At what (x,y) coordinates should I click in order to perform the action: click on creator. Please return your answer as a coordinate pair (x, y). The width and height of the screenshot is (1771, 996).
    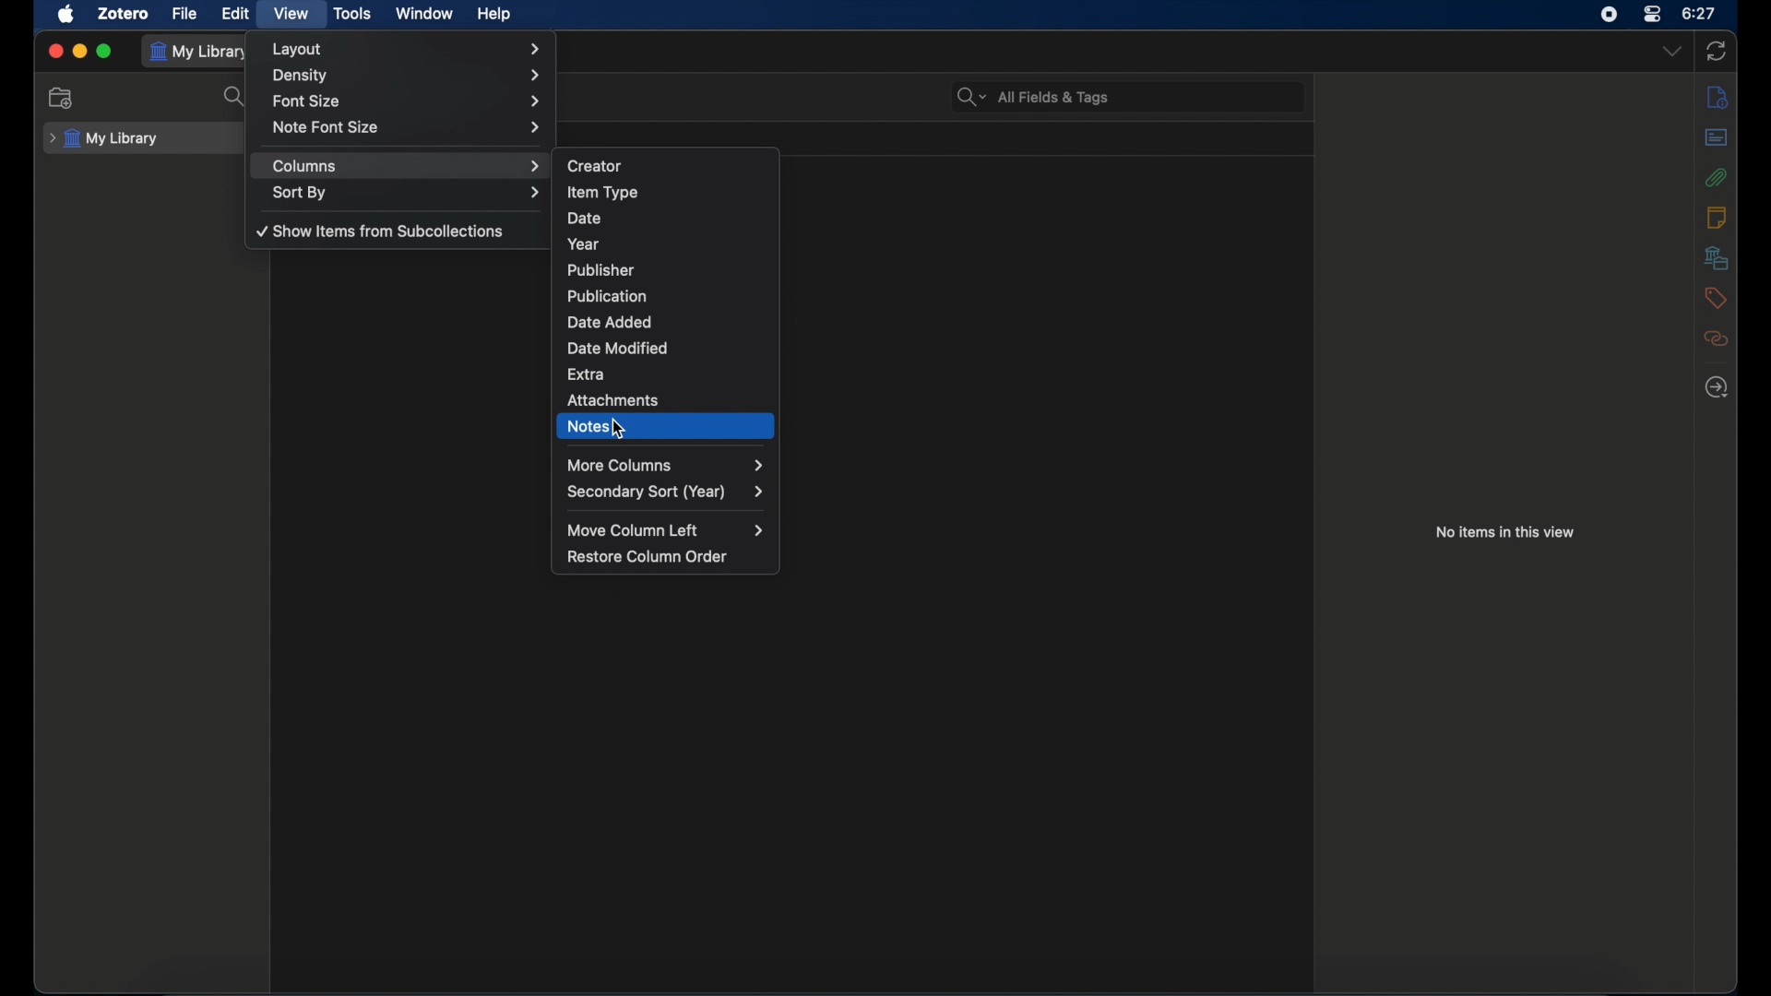
    Looking at the image, I should click on (596, 164).